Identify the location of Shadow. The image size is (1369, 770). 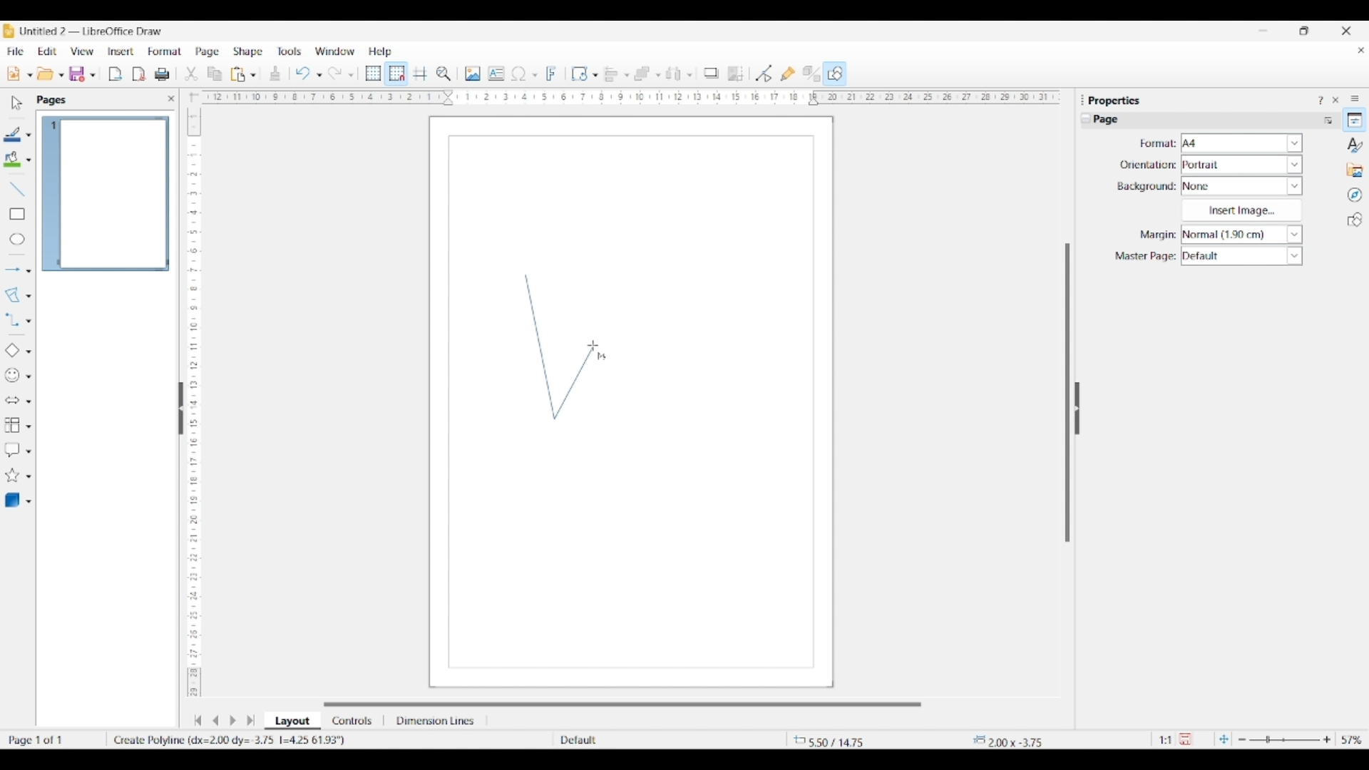
(711, 73).